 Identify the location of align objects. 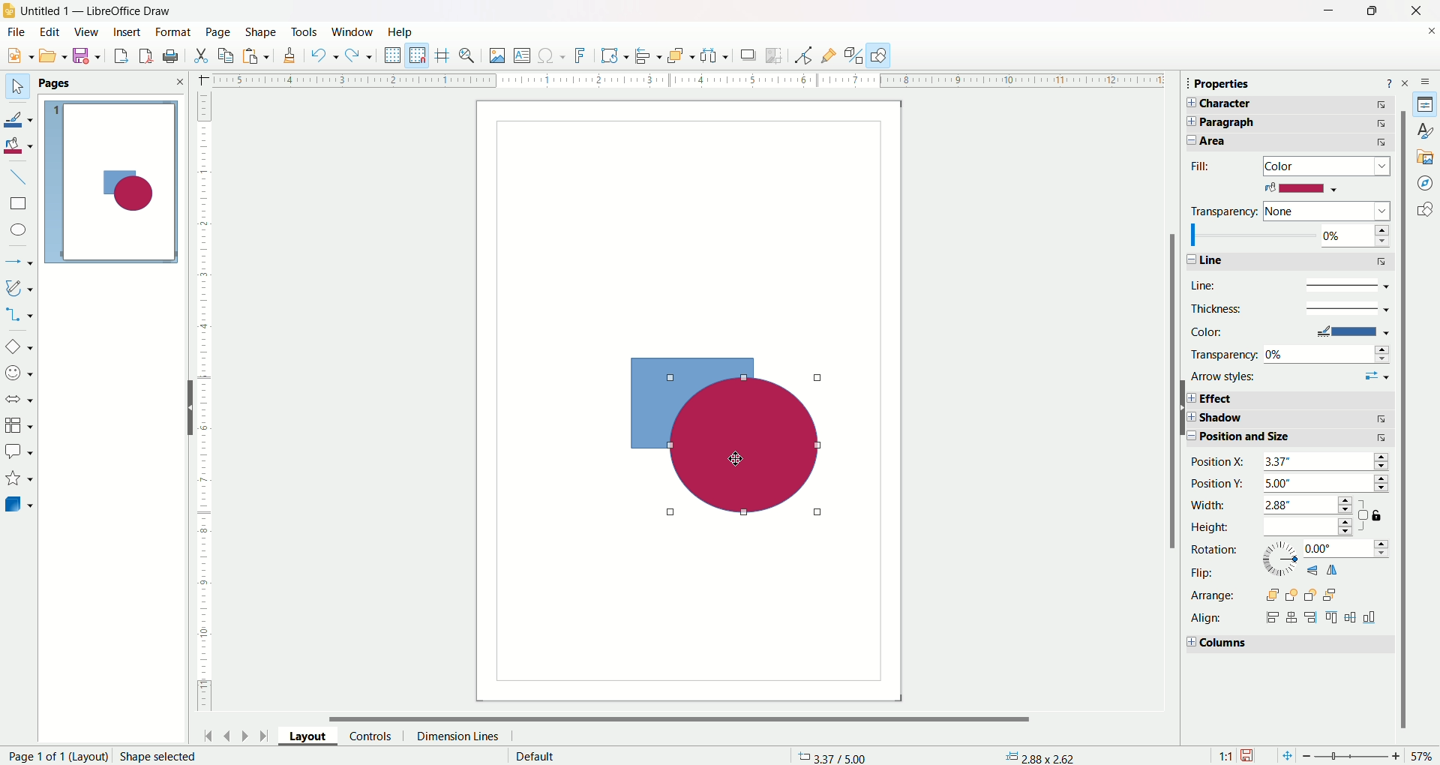
(649, 58).